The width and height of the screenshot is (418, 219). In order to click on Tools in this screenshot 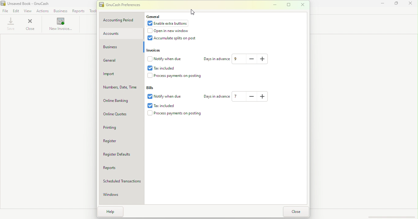, I will do `click(92, 10)`.